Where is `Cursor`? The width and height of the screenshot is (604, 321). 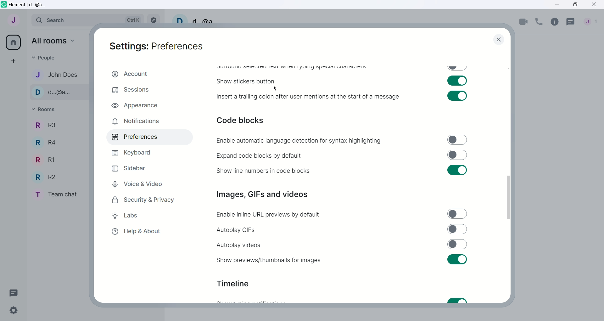 Cursor is located at coordinates (275, 89).